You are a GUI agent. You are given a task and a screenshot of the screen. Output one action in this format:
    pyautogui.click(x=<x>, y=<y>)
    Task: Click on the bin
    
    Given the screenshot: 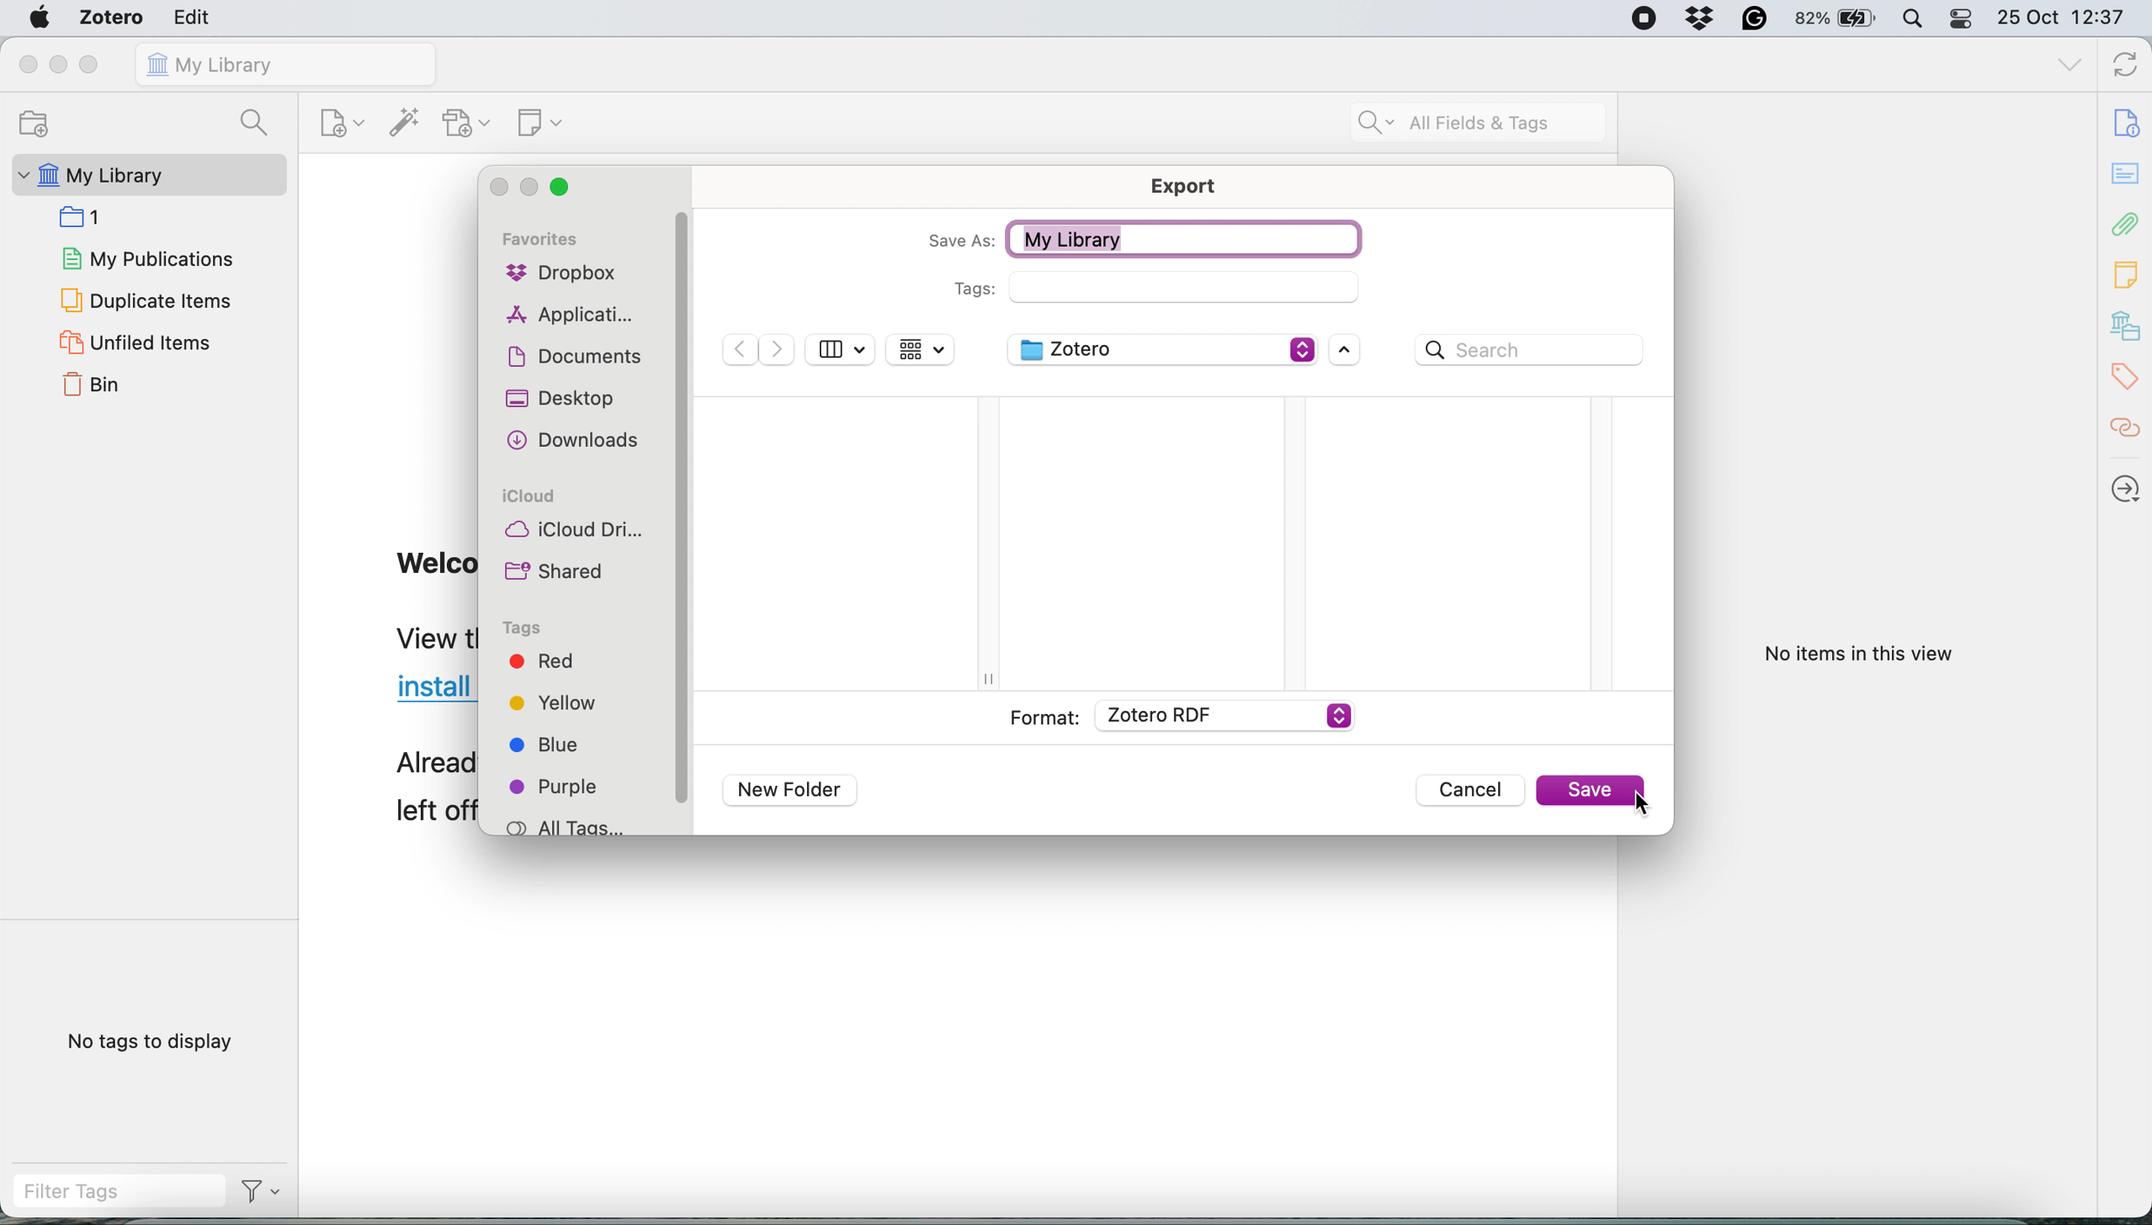 What is the action you would take?
    pyautogui.click(x=93, y=389)
    